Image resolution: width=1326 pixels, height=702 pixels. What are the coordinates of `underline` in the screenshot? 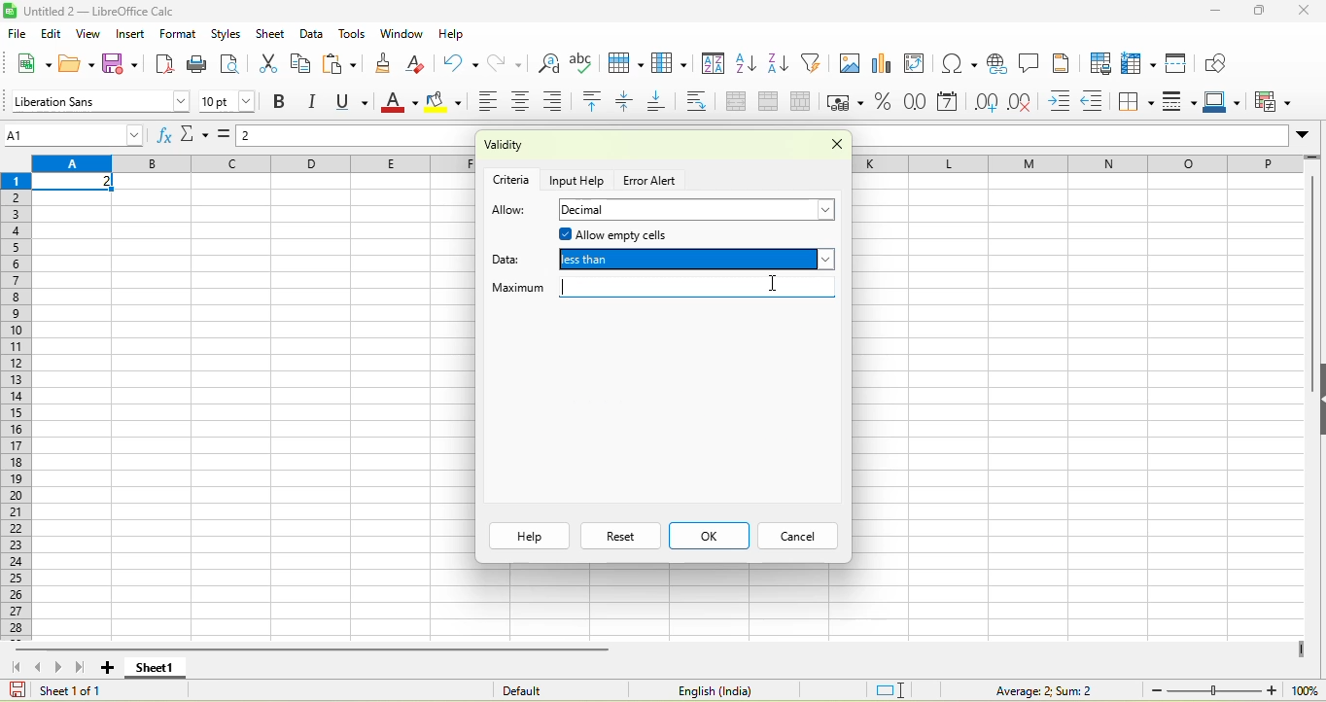 It's located at (356, 102).